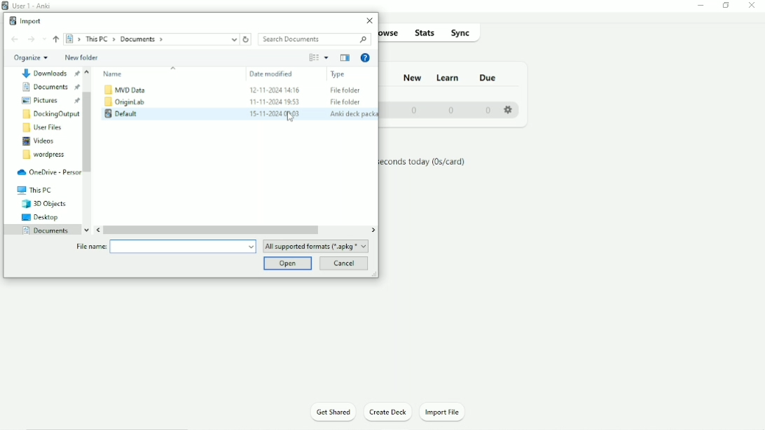 The image size is (765, 430). I want to click on More Options, so click(327, 57).